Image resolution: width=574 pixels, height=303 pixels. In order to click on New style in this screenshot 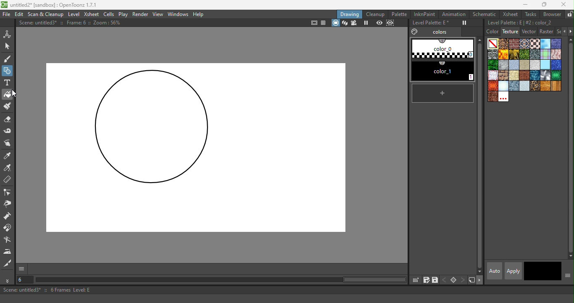, I will do `click(440, 93)`.